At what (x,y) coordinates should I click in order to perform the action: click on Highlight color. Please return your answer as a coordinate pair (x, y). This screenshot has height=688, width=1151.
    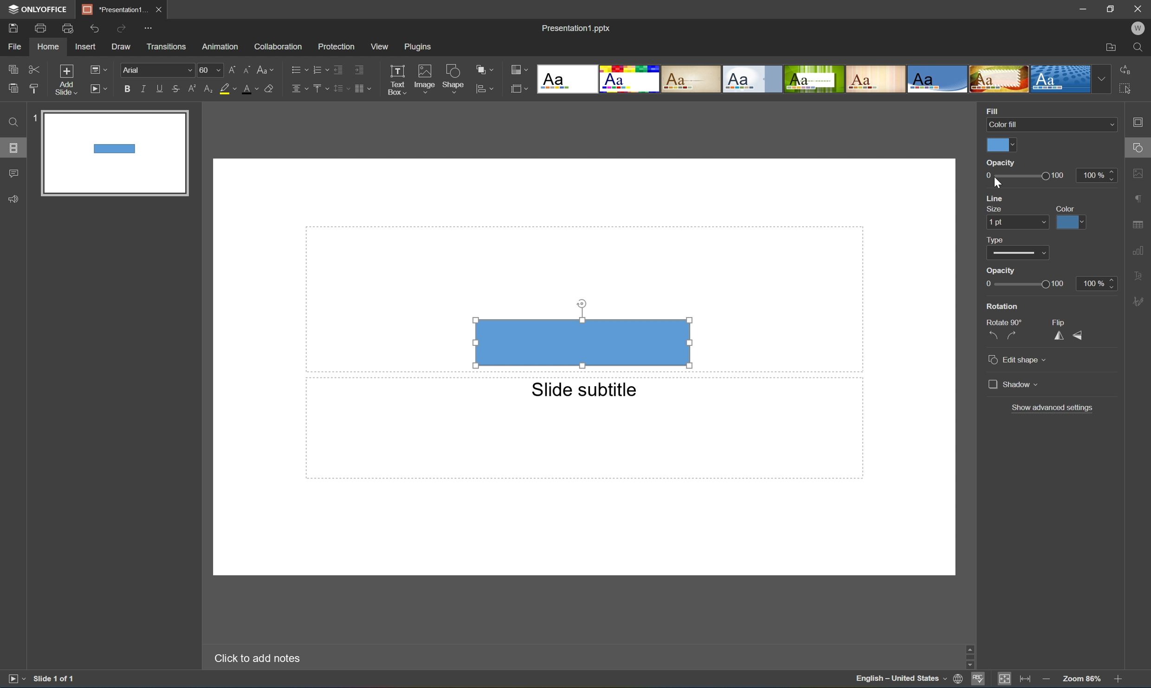
    Looking at the image, I should click on (231, 89).